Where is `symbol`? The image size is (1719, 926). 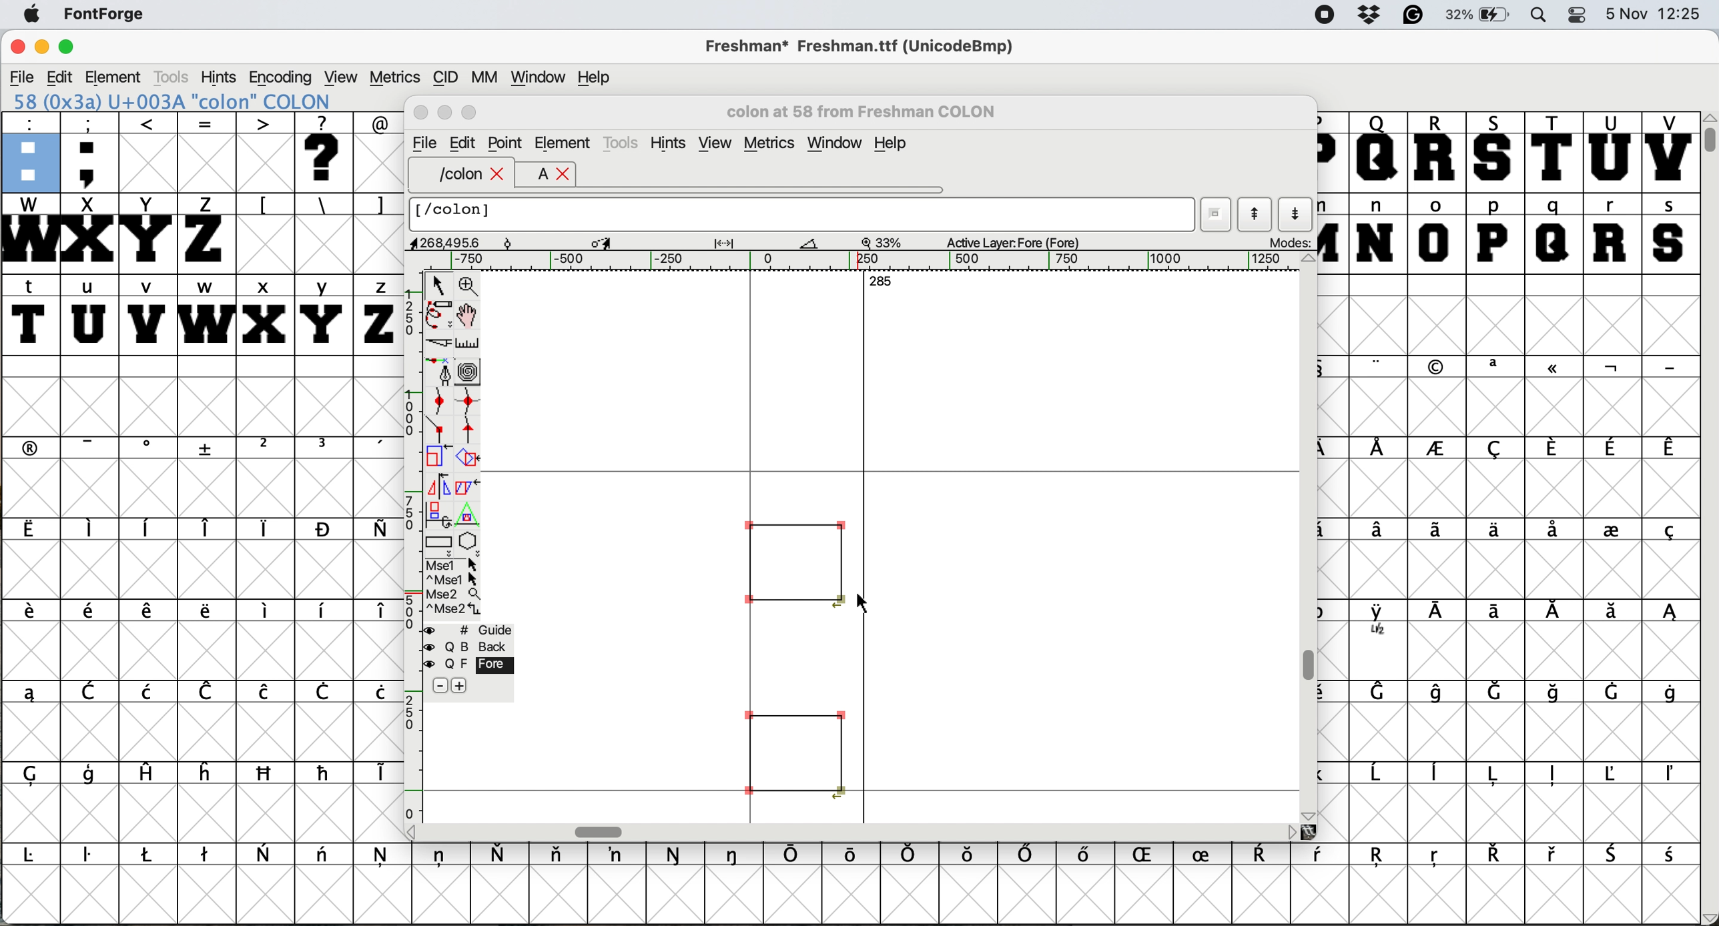 symbol is located at coordinates (1552, 448).